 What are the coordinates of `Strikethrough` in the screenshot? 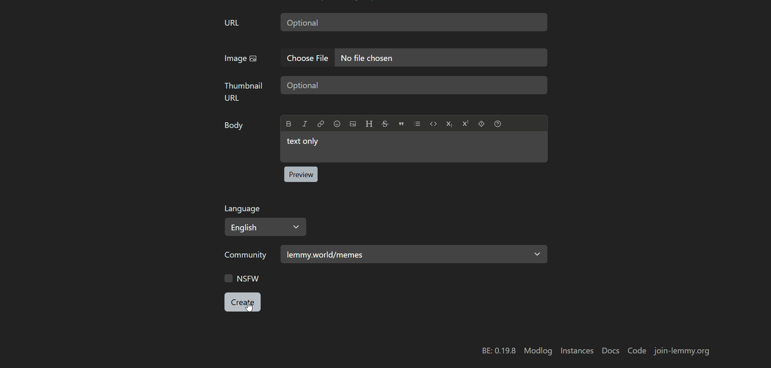 It's located at (385, 123).